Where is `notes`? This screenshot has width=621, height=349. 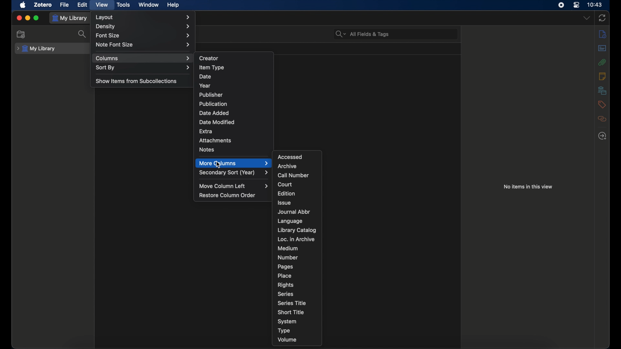
notes is located at coordinates (602, 76).